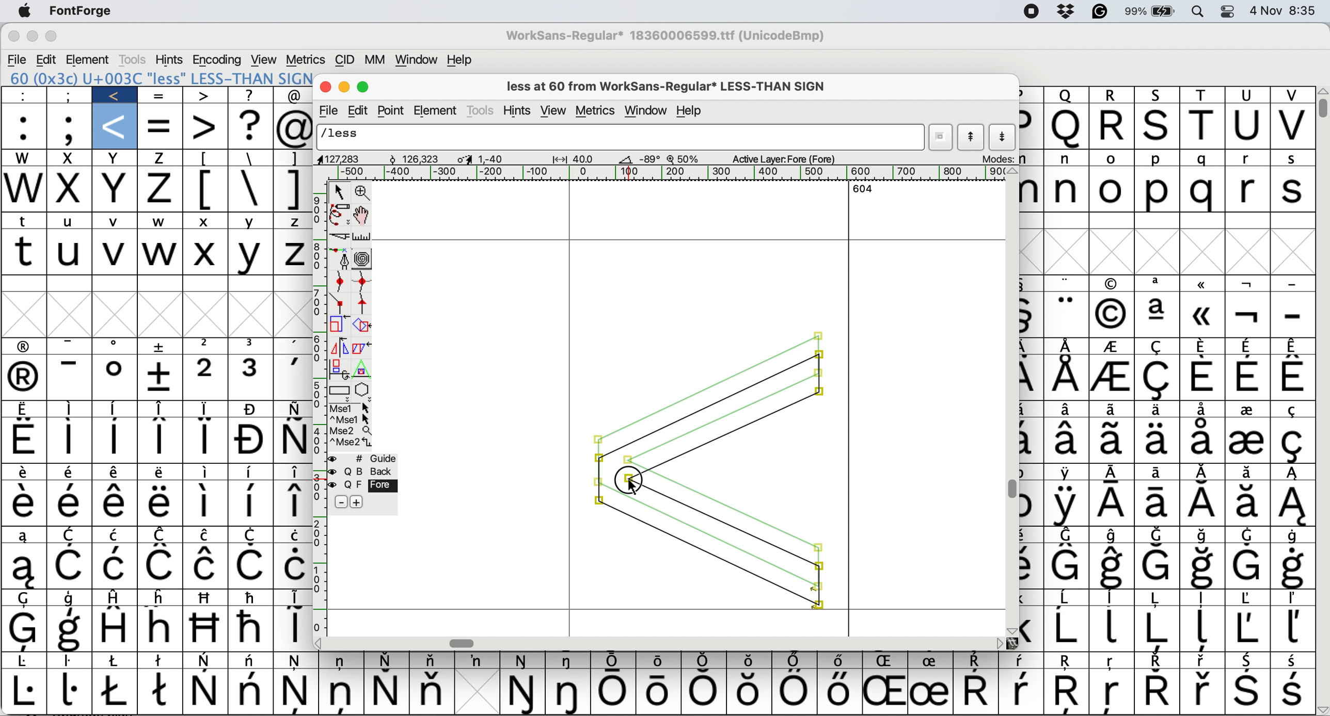  What do you see at coordinates (116, 504) in the screenshot?
I see `Symbol` at bounding box center [116, 504].